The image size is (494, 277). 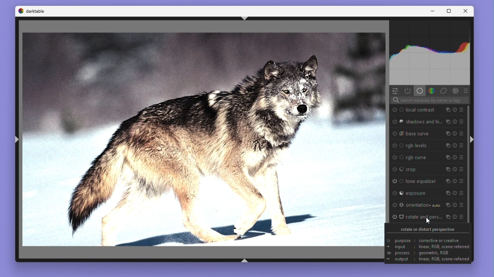 What do you see at coordinates (428, 110) in the screenshot?
I see `Local contrast` at bounding box center [428, 110].